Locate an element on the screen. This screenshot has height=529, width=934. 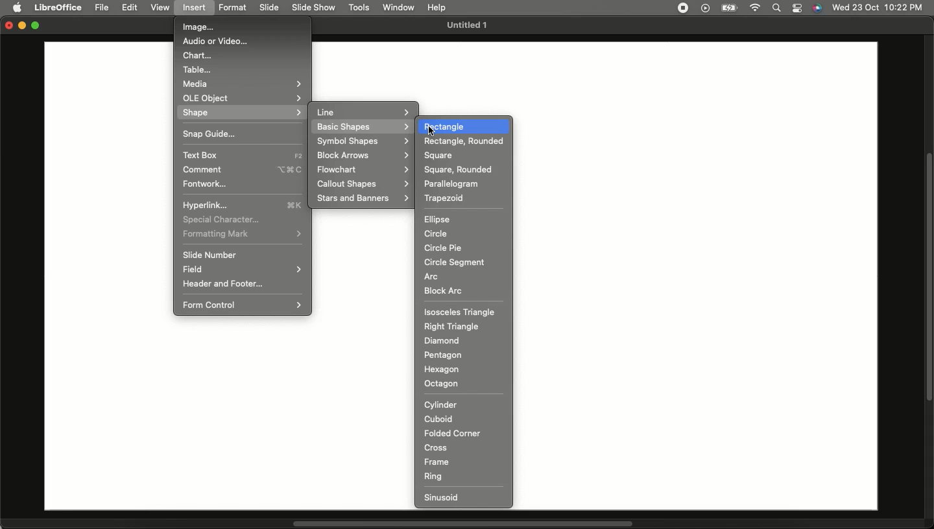
Snap guide is located at coordinates (208, 133).